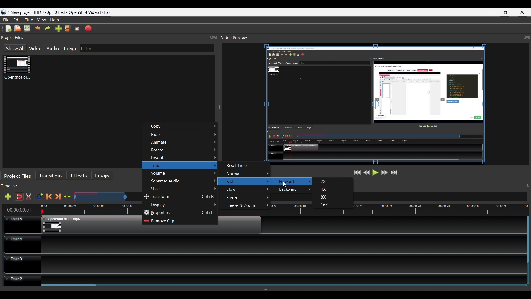  What do you see at coordinates (73, 187) in the screenshot?
I see `Timeline Panel` at bounding box center [73, 187].